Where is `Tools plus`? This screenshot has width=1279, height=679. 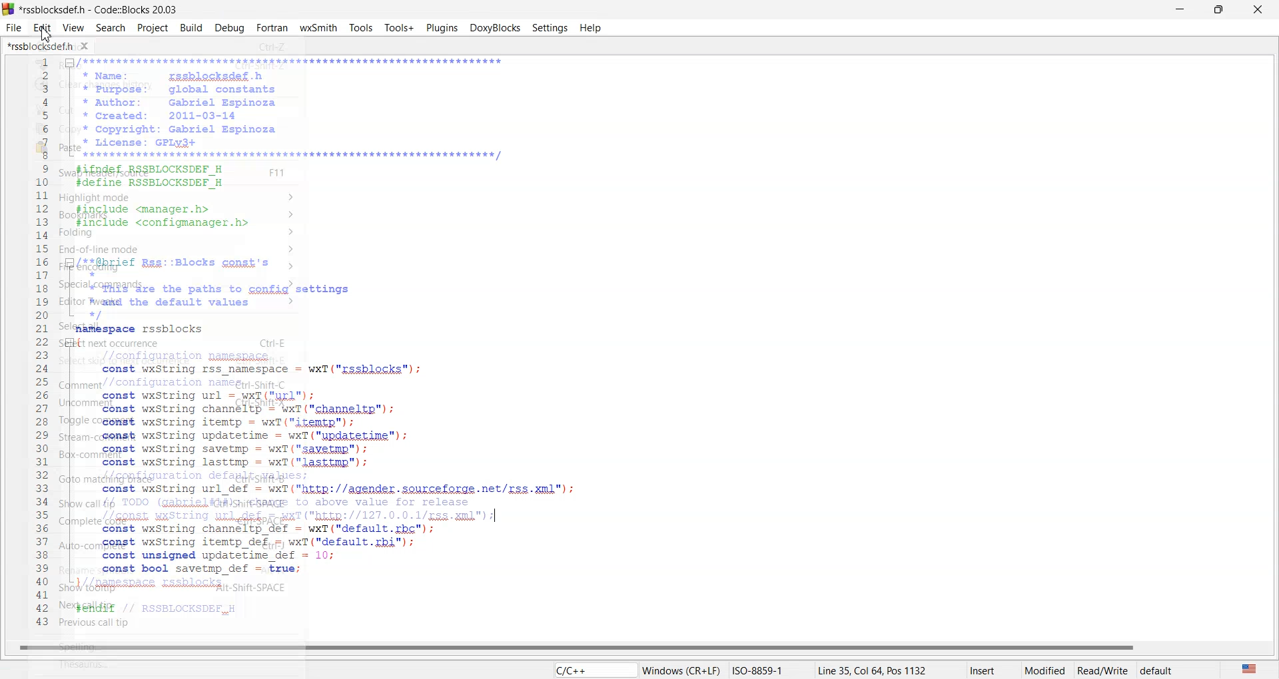
Tools plus is located at coordinates (399, 29).